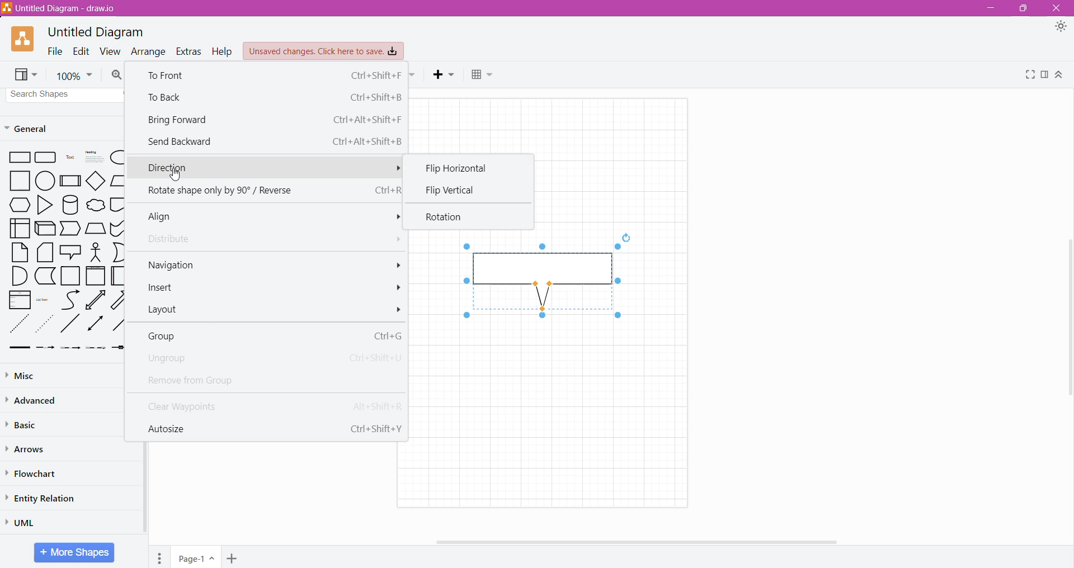 This screenshot has width=1074, height=568. I want to click on Format, so click(1044, 75).